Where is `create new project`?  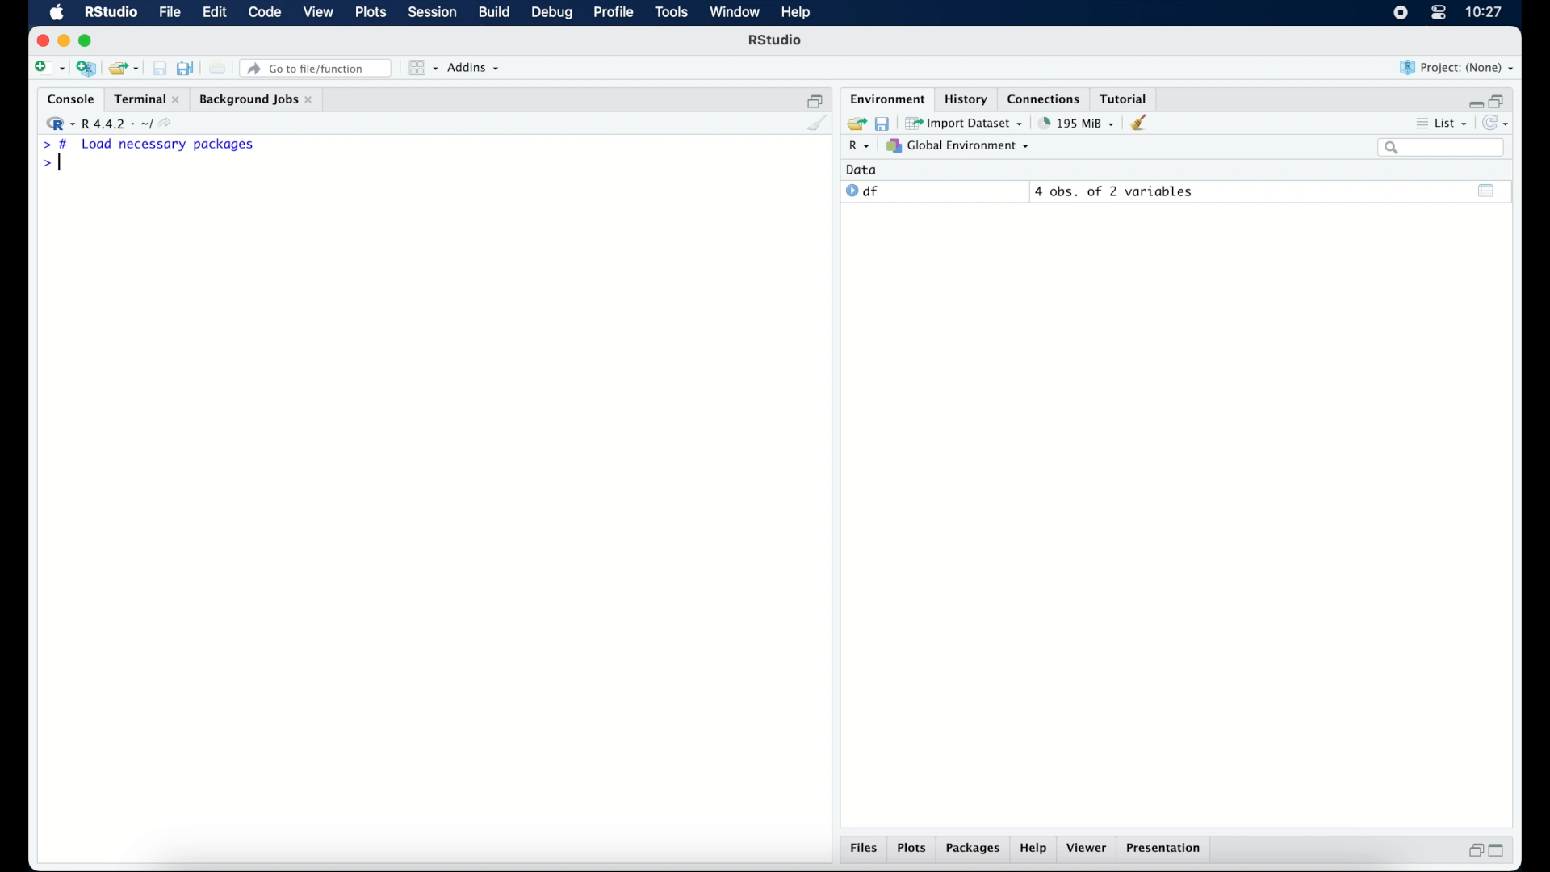
create new project is located at coordinates (86, 69).